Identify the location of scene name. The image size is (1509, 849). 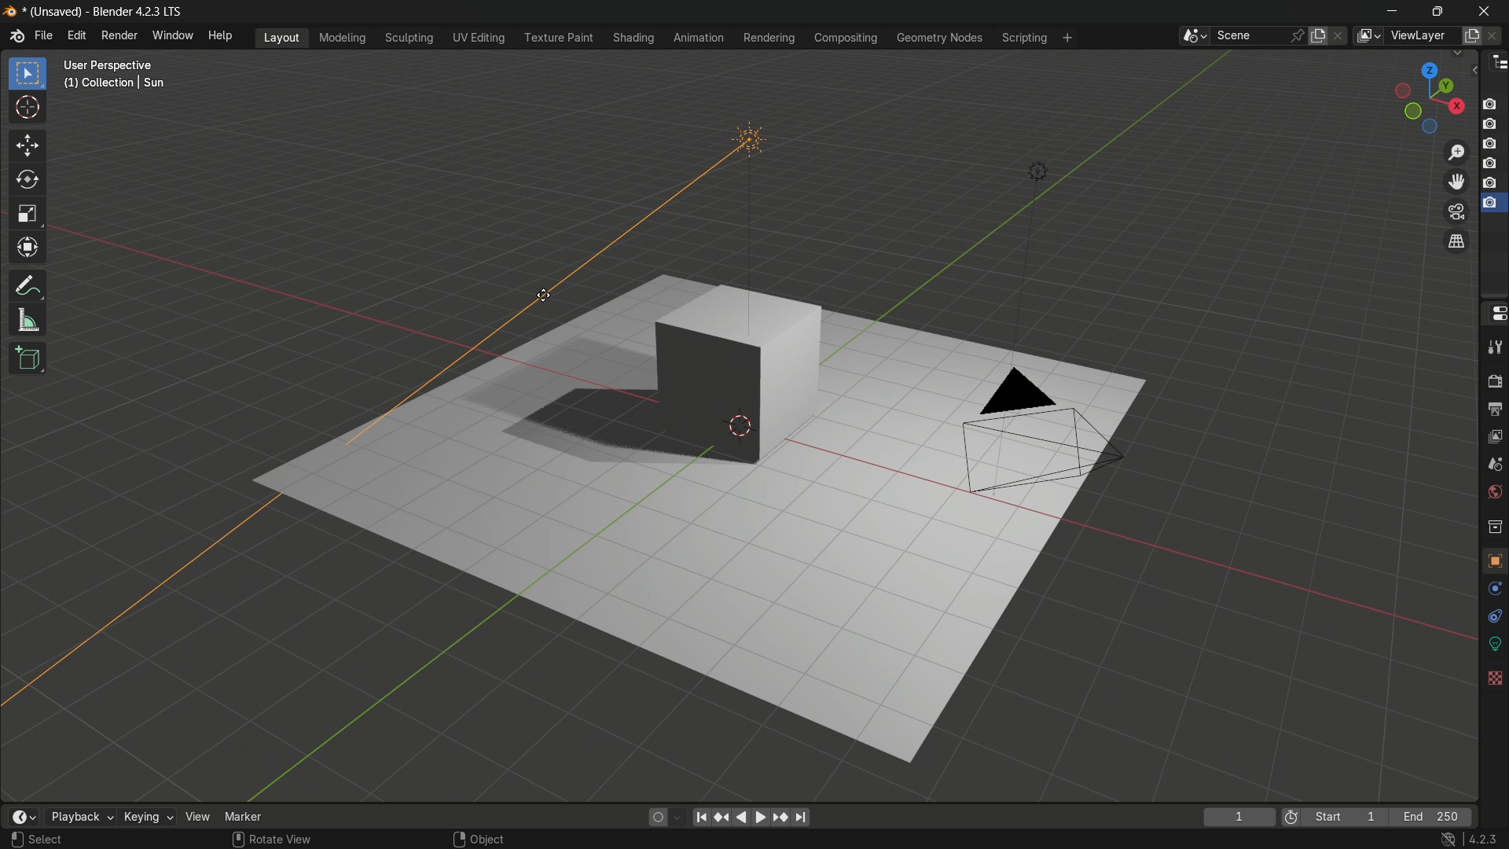
(1249, 36).